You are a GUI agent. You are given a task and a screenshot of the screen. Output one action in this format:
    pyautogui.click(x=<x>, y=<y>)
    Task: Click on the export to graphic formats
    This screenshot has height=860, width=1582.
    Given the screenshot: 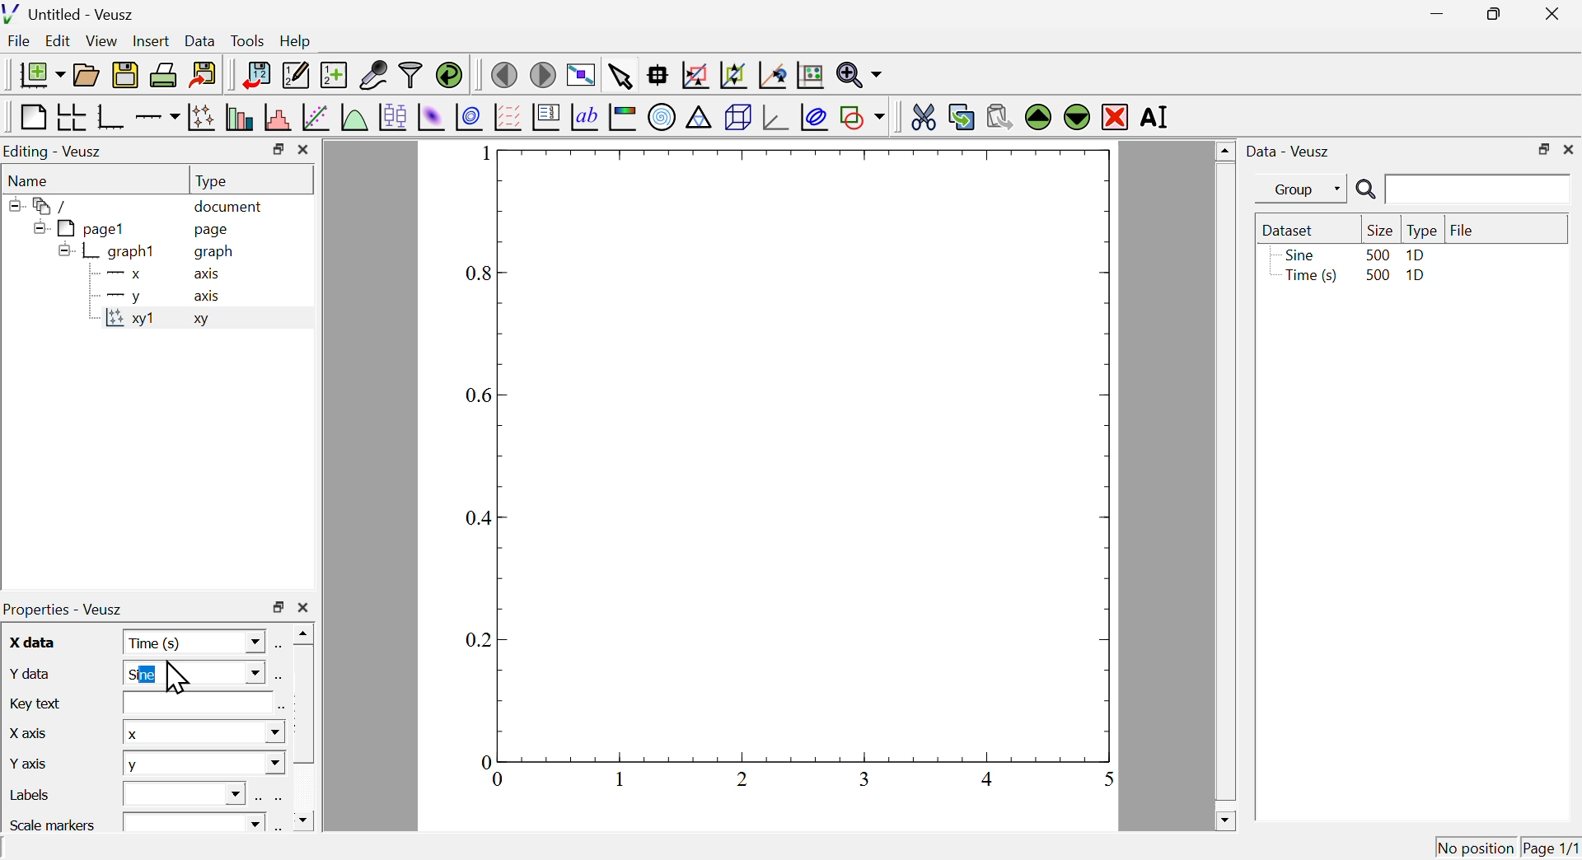 What is the action you would take?
    pyautogui.click(x=204, y=76)
    